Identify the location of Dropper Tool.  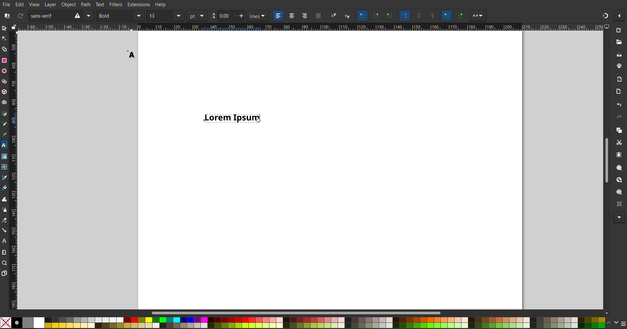
(5, 176).